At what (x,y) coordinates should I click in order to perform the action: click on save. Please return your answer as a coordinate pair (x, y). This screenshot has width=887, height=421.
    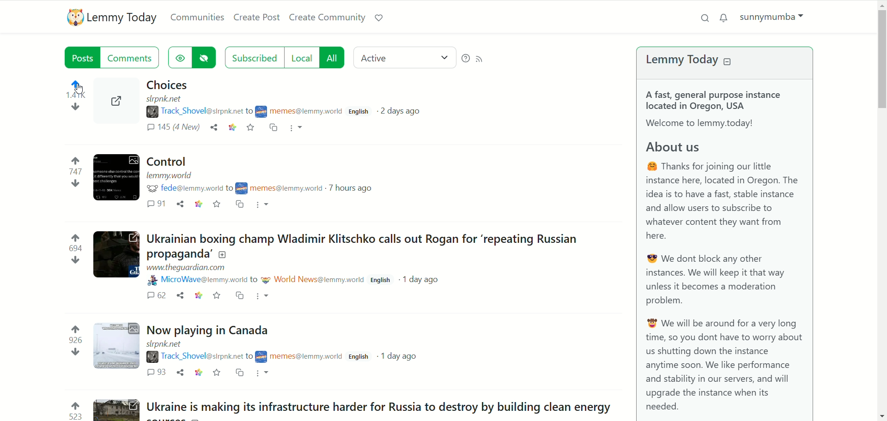
    Looking at the image, I should click on (252, 127).